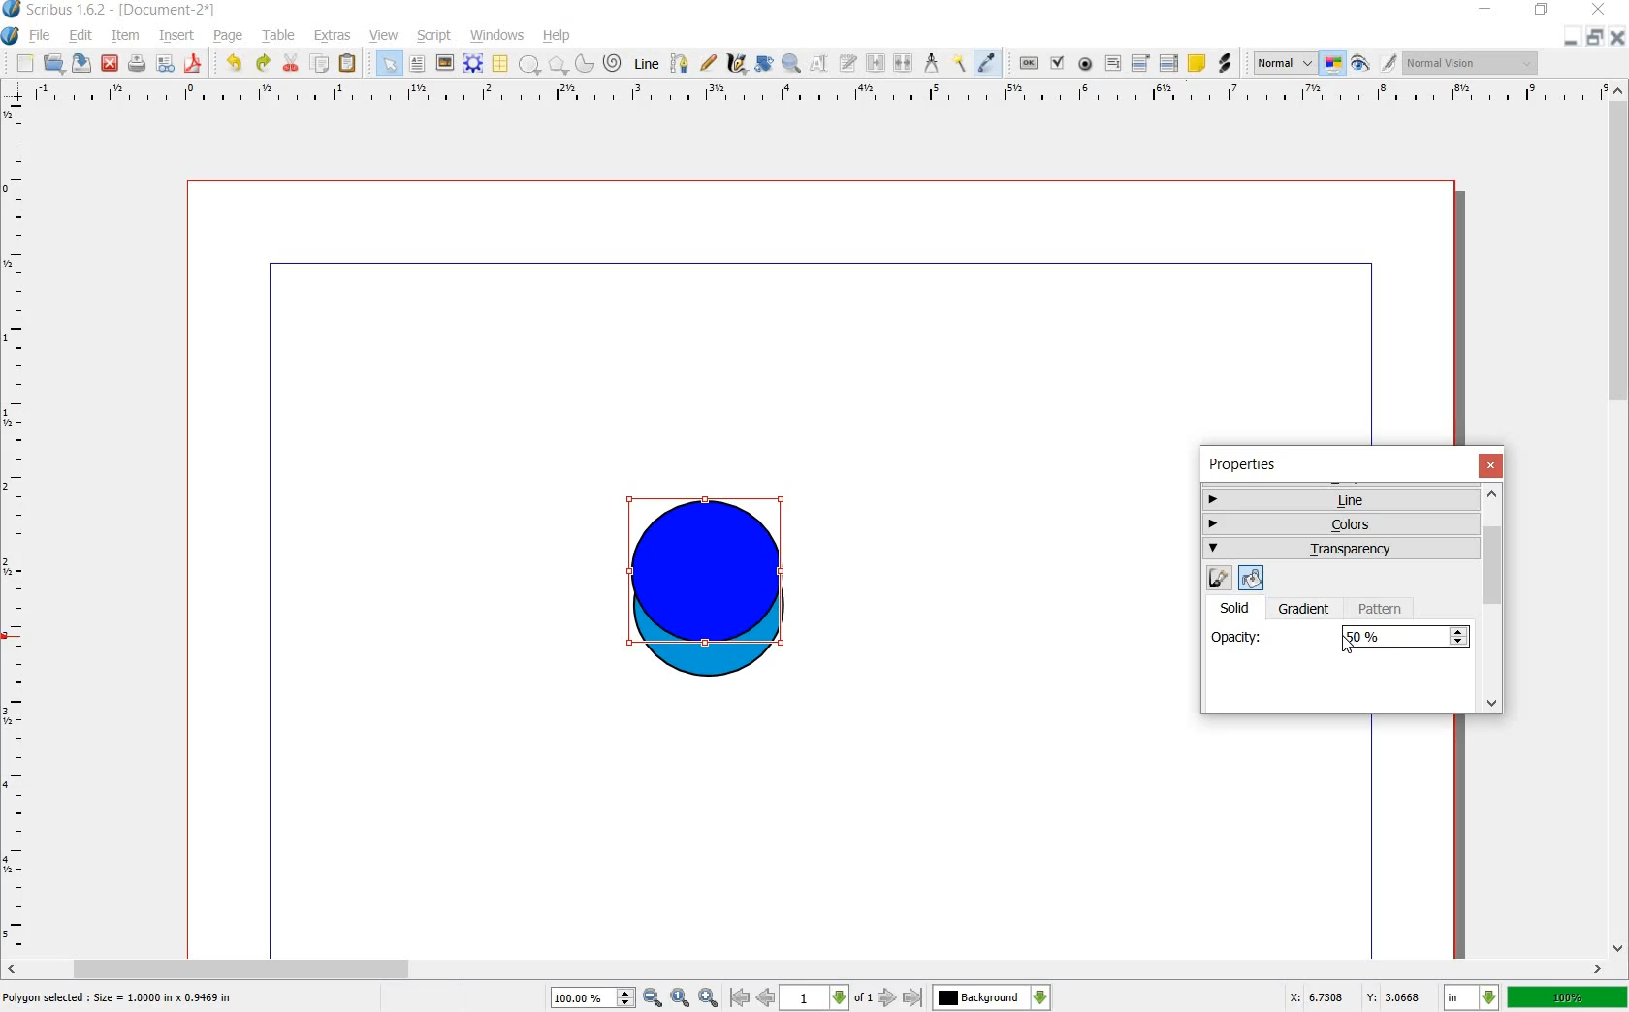 This screenshot has width=1629, height=1012. I want to click on 100%, so click(1392, 637).